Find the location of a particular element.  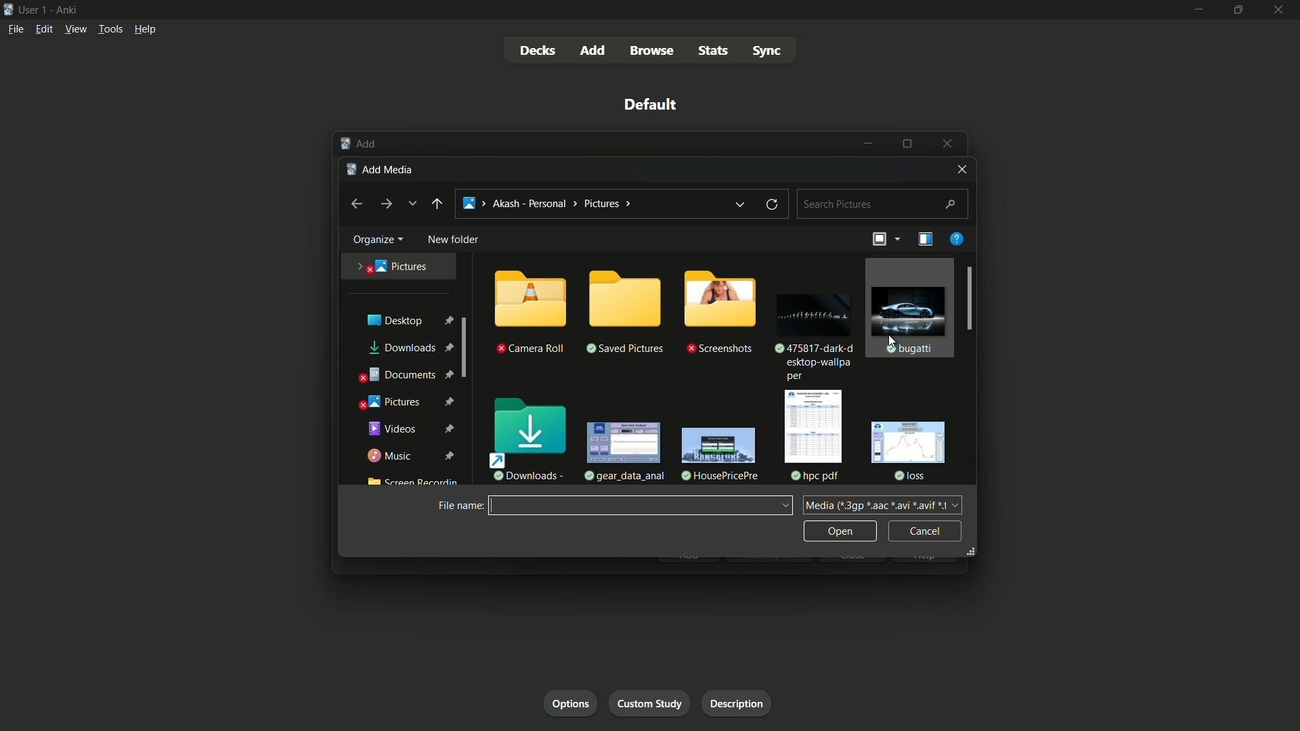

scroll bar is located at coordinates (462, 347).